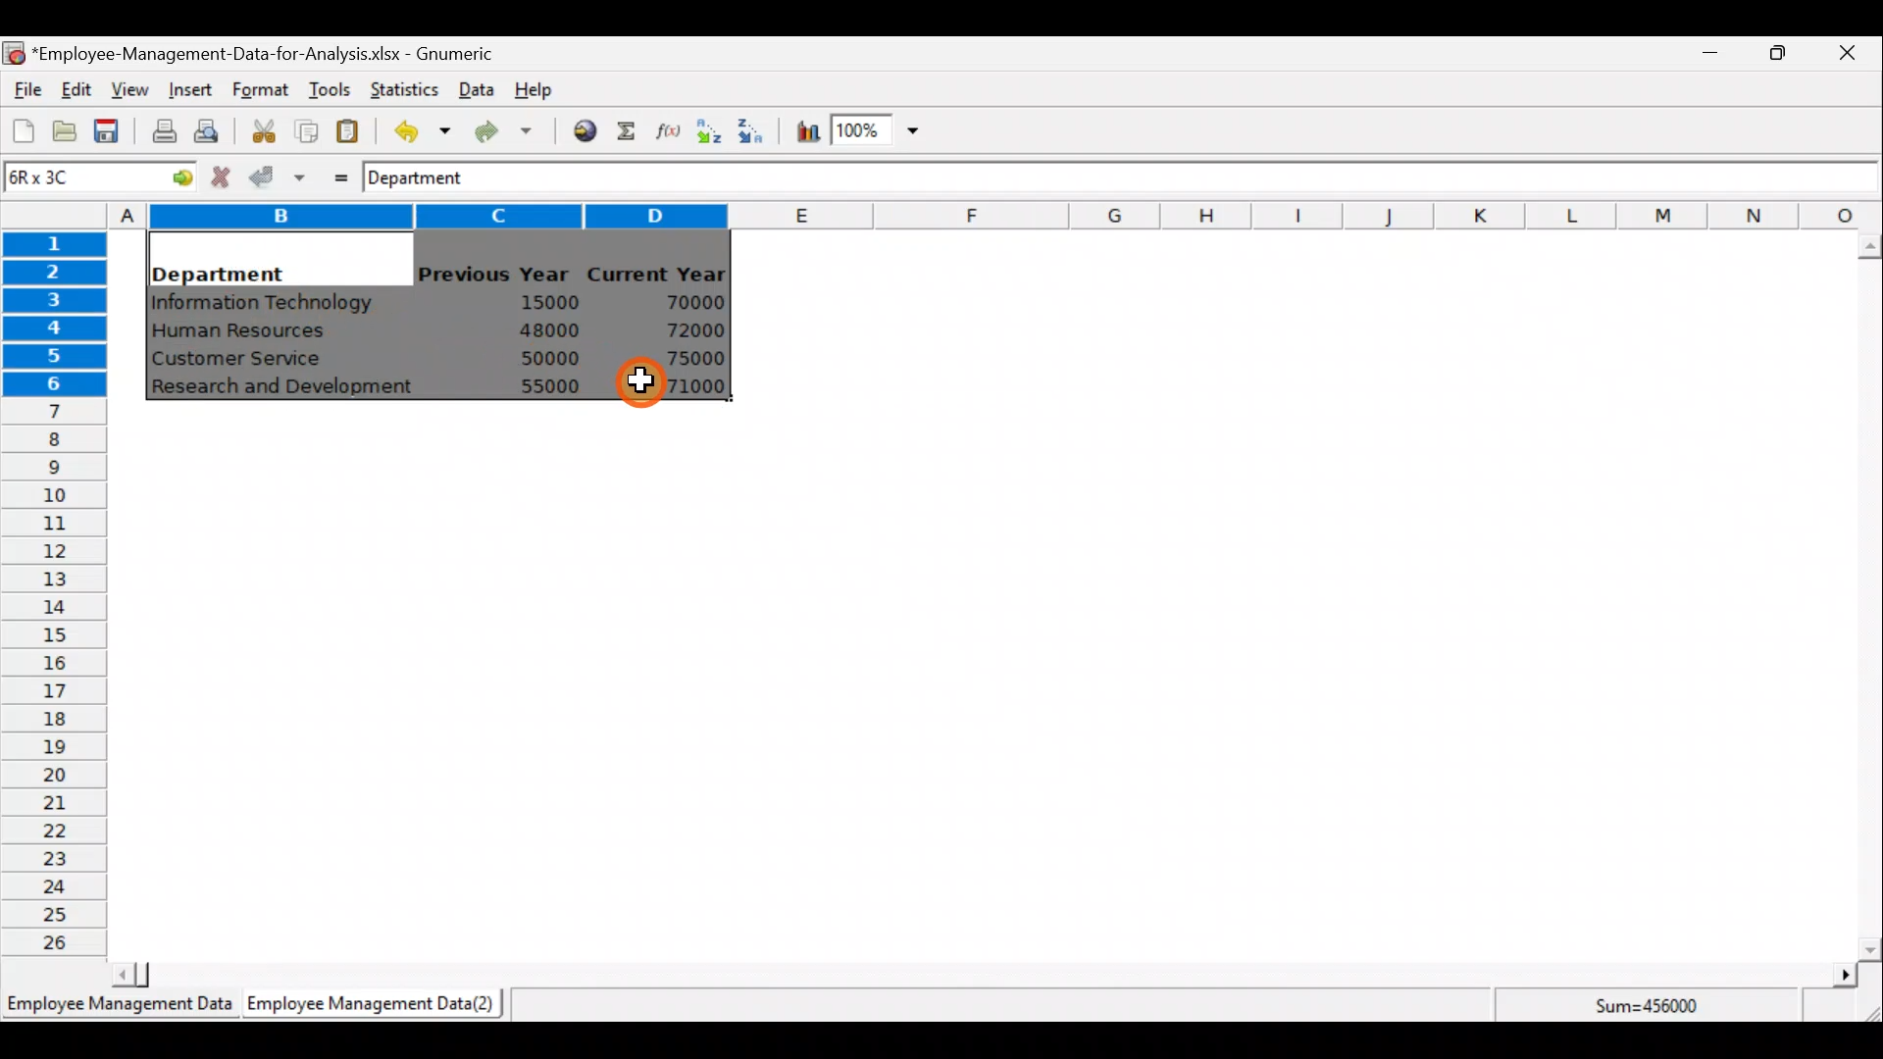  I want to click on Cursor on cell D6, so click(643, 385).